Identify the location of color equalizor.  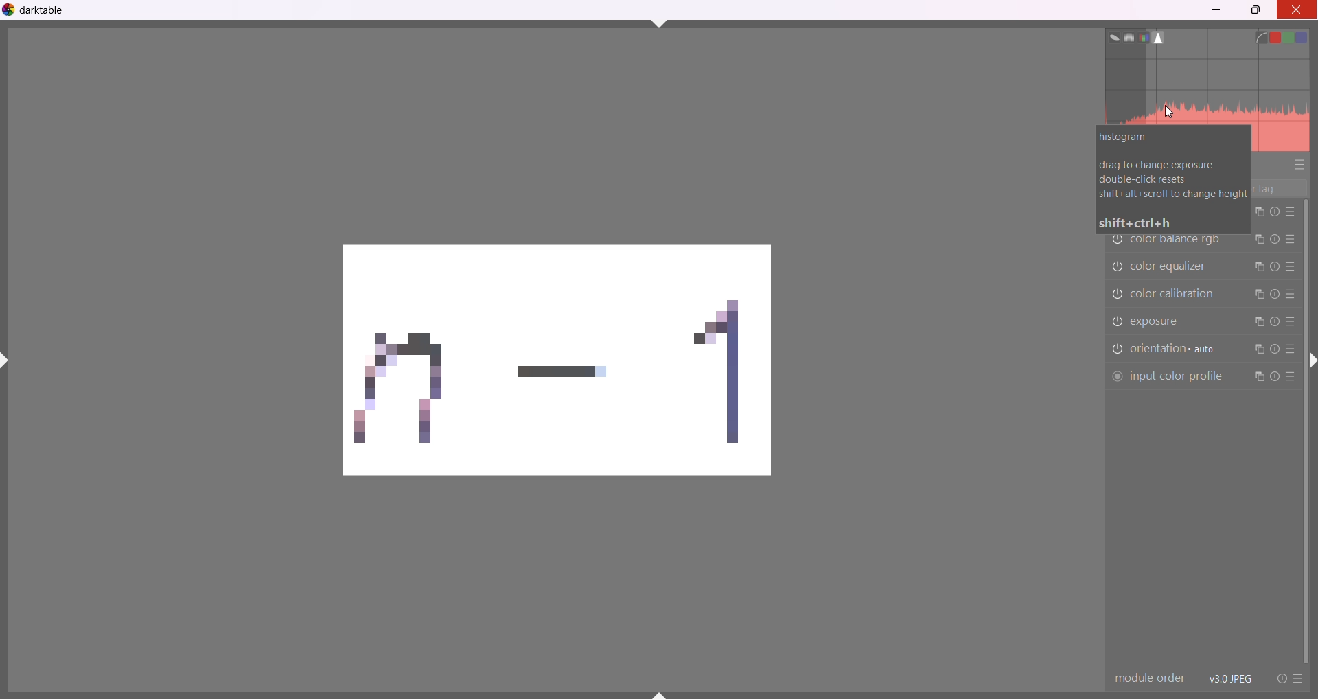
(1173, 265).